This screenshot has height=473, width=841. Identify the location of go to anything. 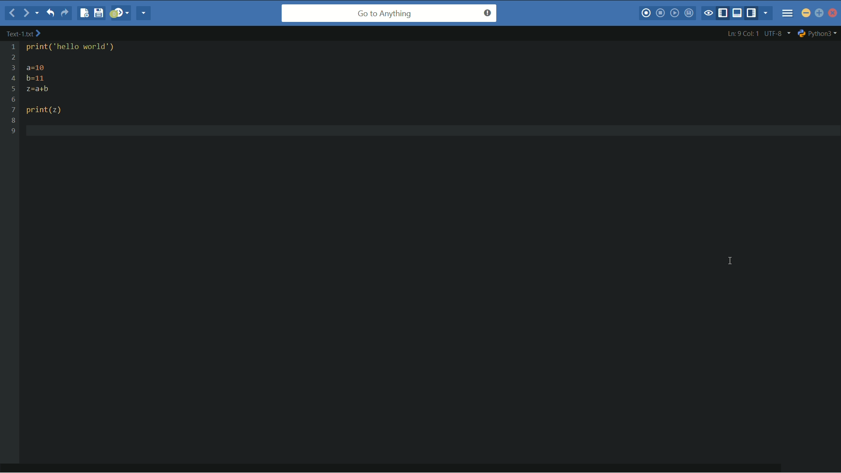
(389, 14).